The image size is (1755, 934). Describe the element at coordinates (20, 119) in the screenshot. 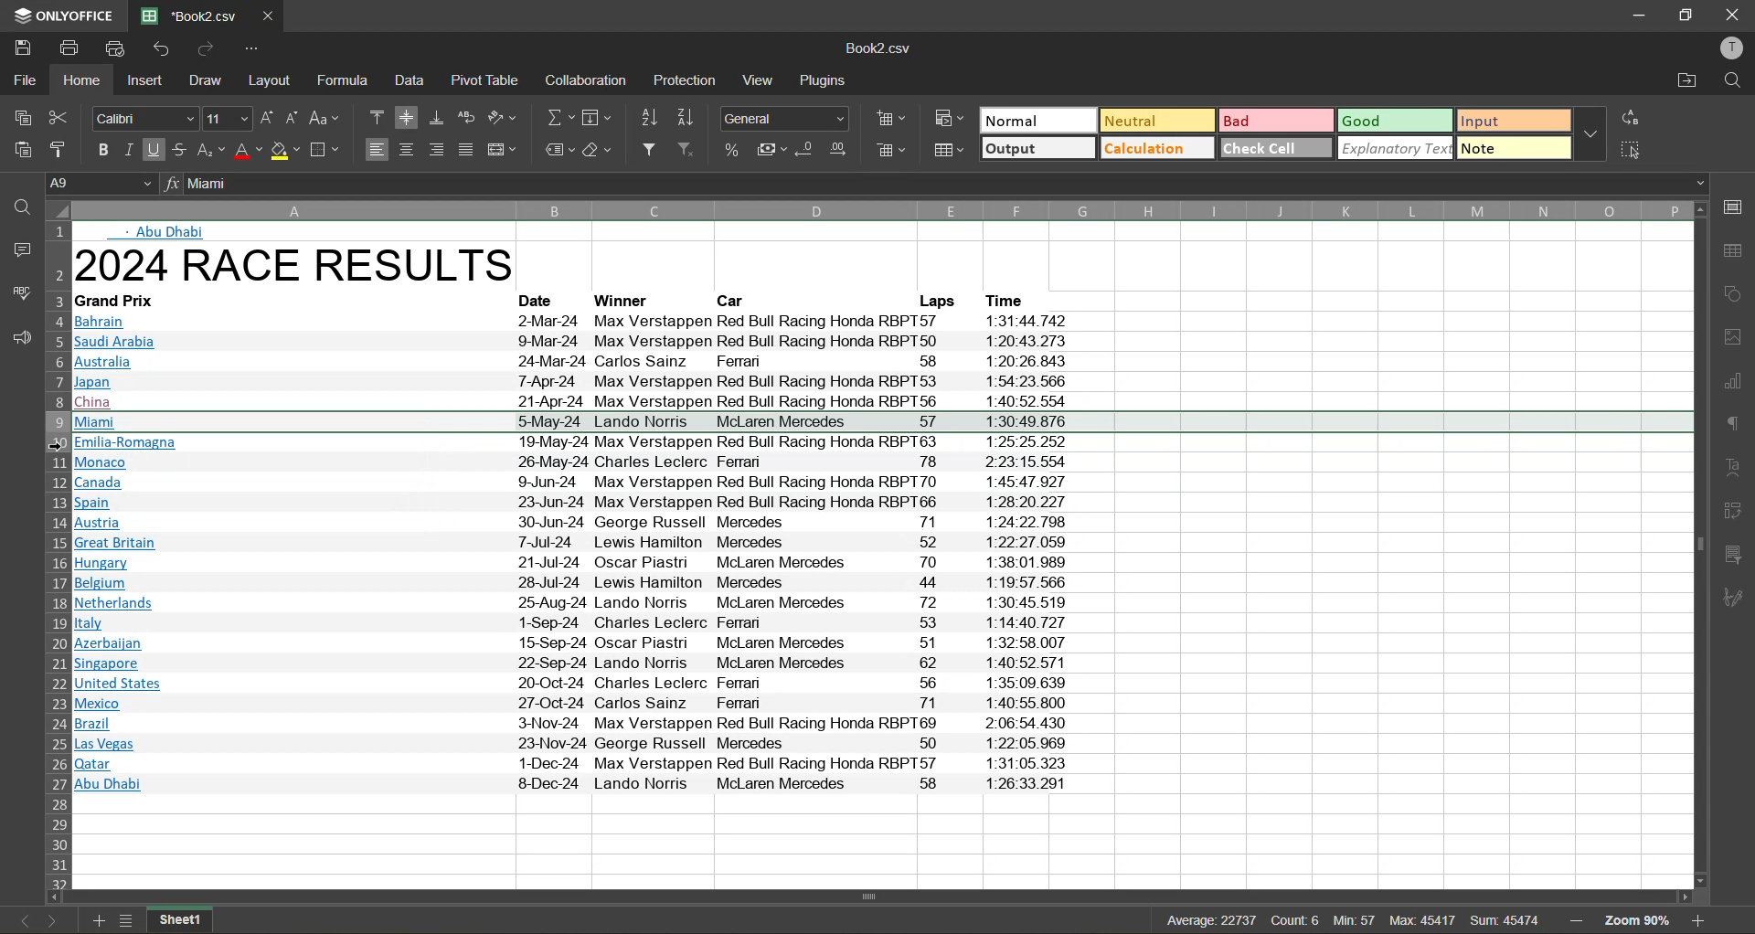

I see `copy` at that location.